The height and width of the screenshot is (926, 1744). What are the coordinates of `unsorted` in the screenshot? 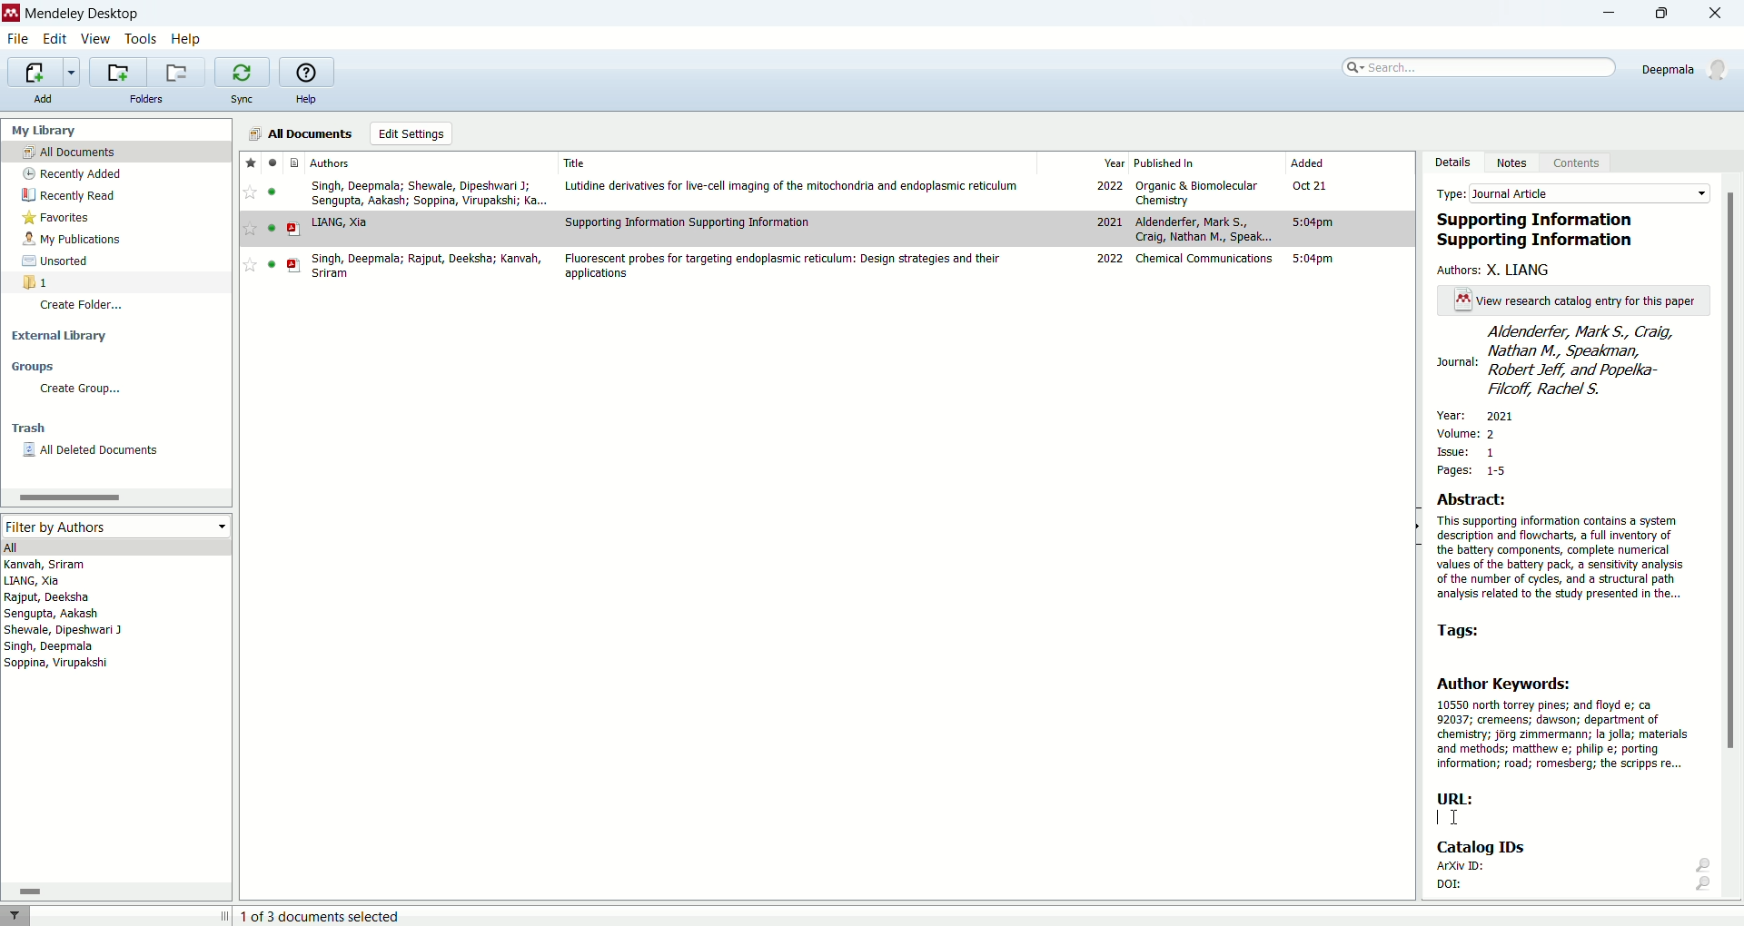 It's located at (60, 261).